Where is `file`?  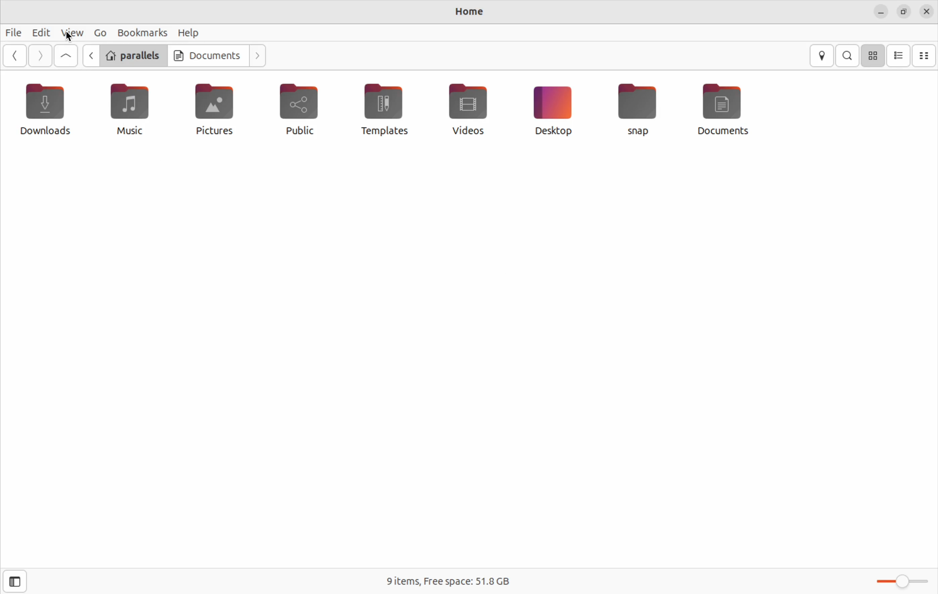 file is located at coordinates (14, 32).